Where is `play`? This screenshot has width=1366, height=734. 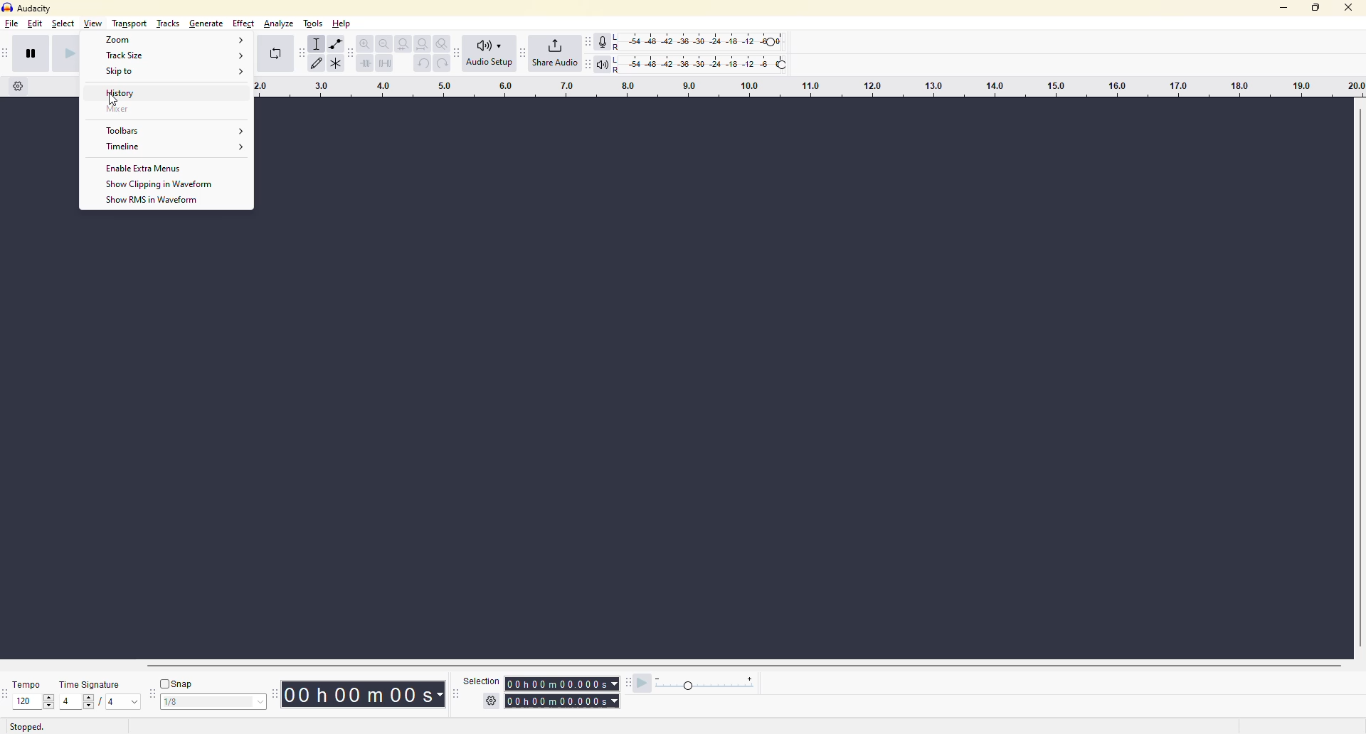
play is located at coordinates (67, 53).